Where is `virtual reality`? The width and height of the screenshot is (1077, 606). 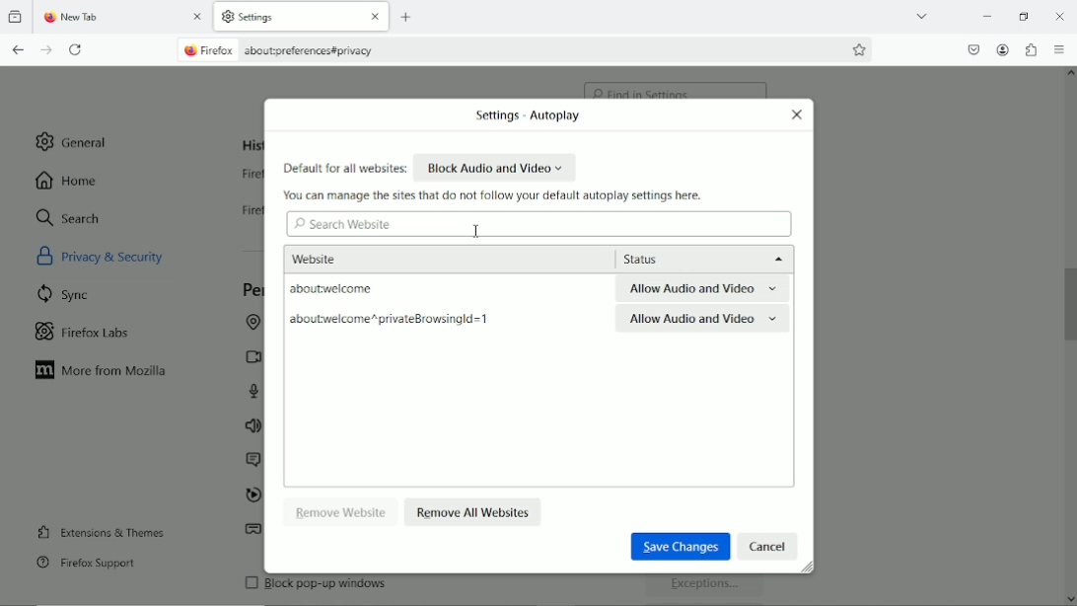 virtual reality is located at coordinates (253, 532).